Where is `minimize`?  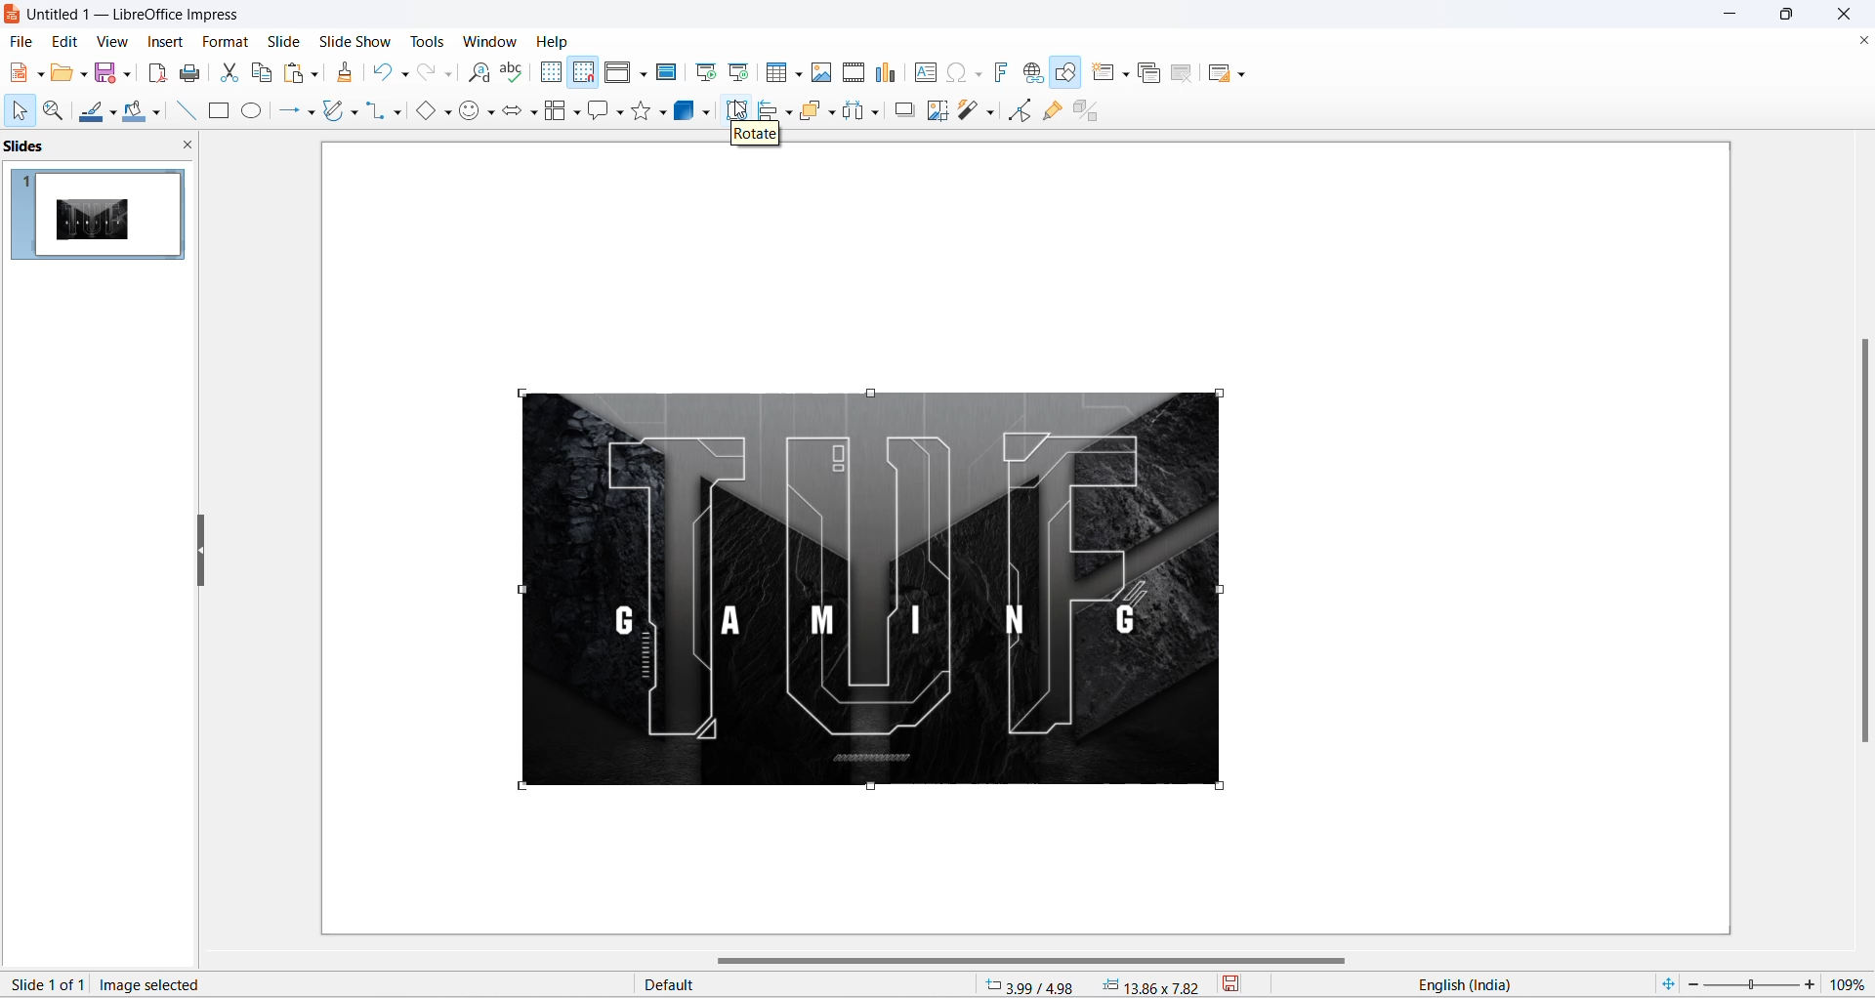
minimize is located at coordinates (1732, 15).